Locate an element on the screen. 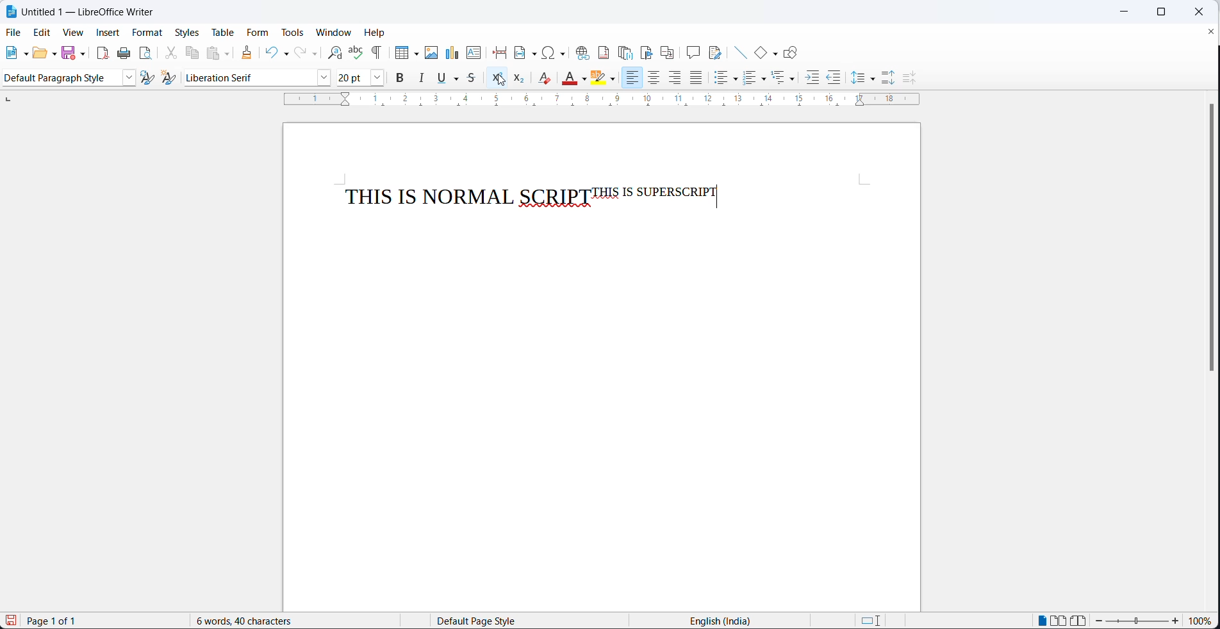  create new style from selection is located at coordinates (174, 80).